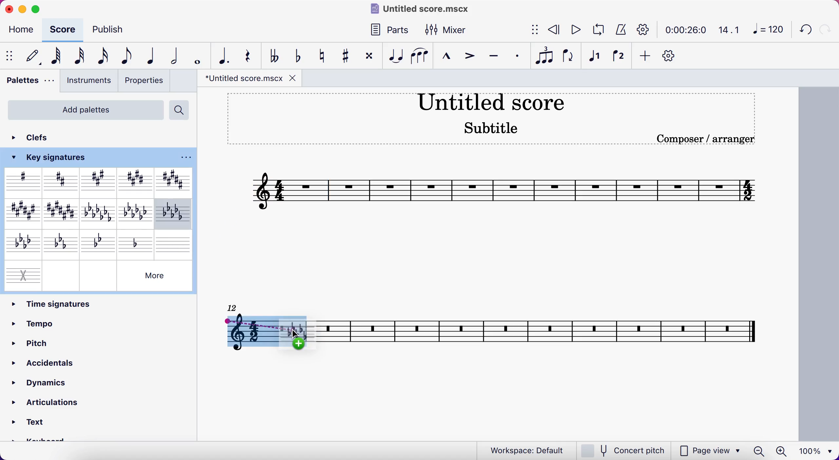  Describe the element at coordinates (176, 54) in the screenshot. I see `half note` at that location.